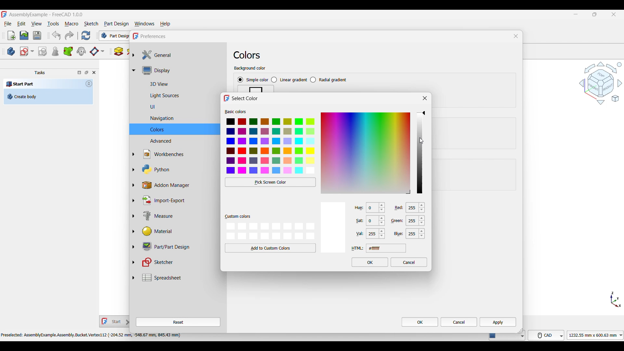 This screenshot has height=351, width=624. What do you see at coordinates (37, 35) in the screenshot?
I see `Save` at bounding box center [37, 35].